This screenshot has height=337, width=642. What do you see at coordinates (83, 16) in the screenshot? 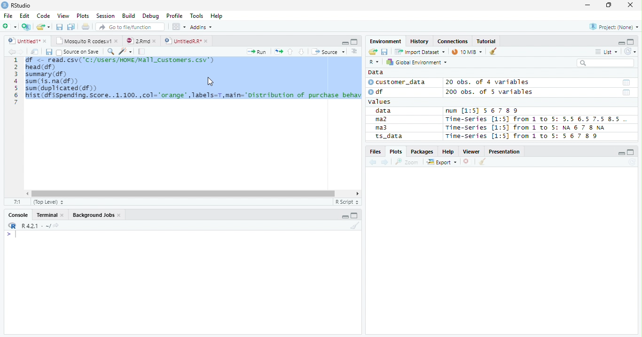
I see `Plots` at bounding box center [83, 16].